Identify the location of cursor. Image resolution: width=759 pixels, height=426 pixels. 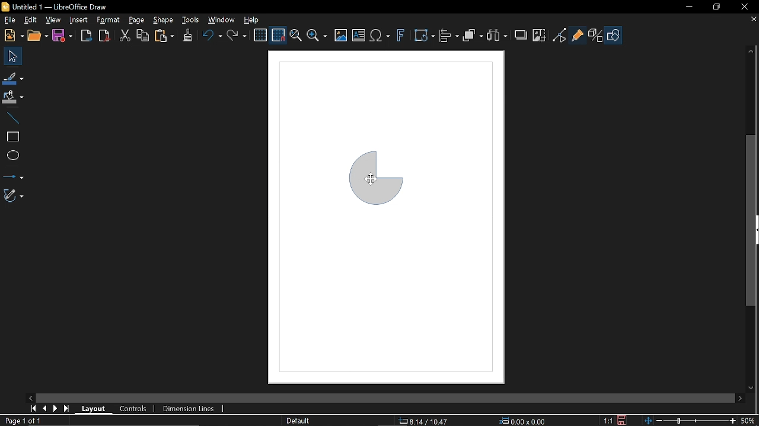
(371, 178).